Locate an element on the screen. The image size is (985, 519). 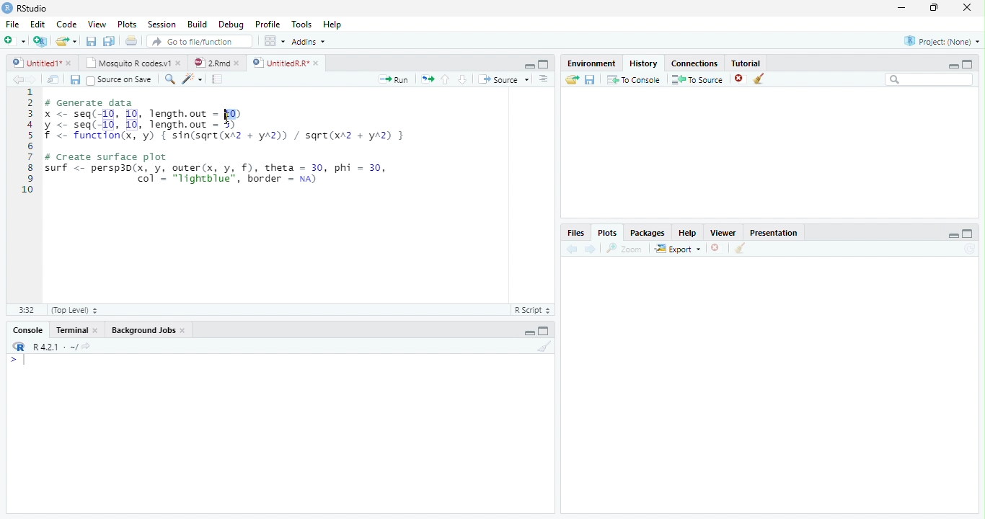
Compile Report is located at coordinates (217, 79).